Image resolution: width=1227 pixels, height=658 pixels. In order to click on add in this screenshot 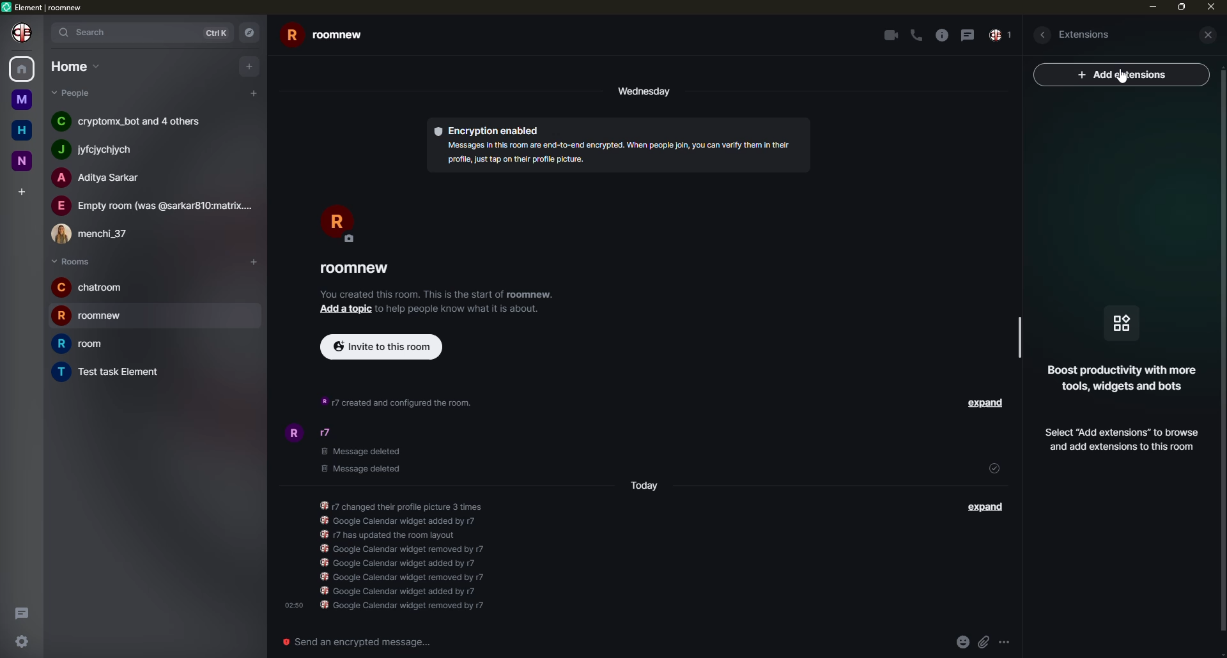, I will do `click(252, 91)`.